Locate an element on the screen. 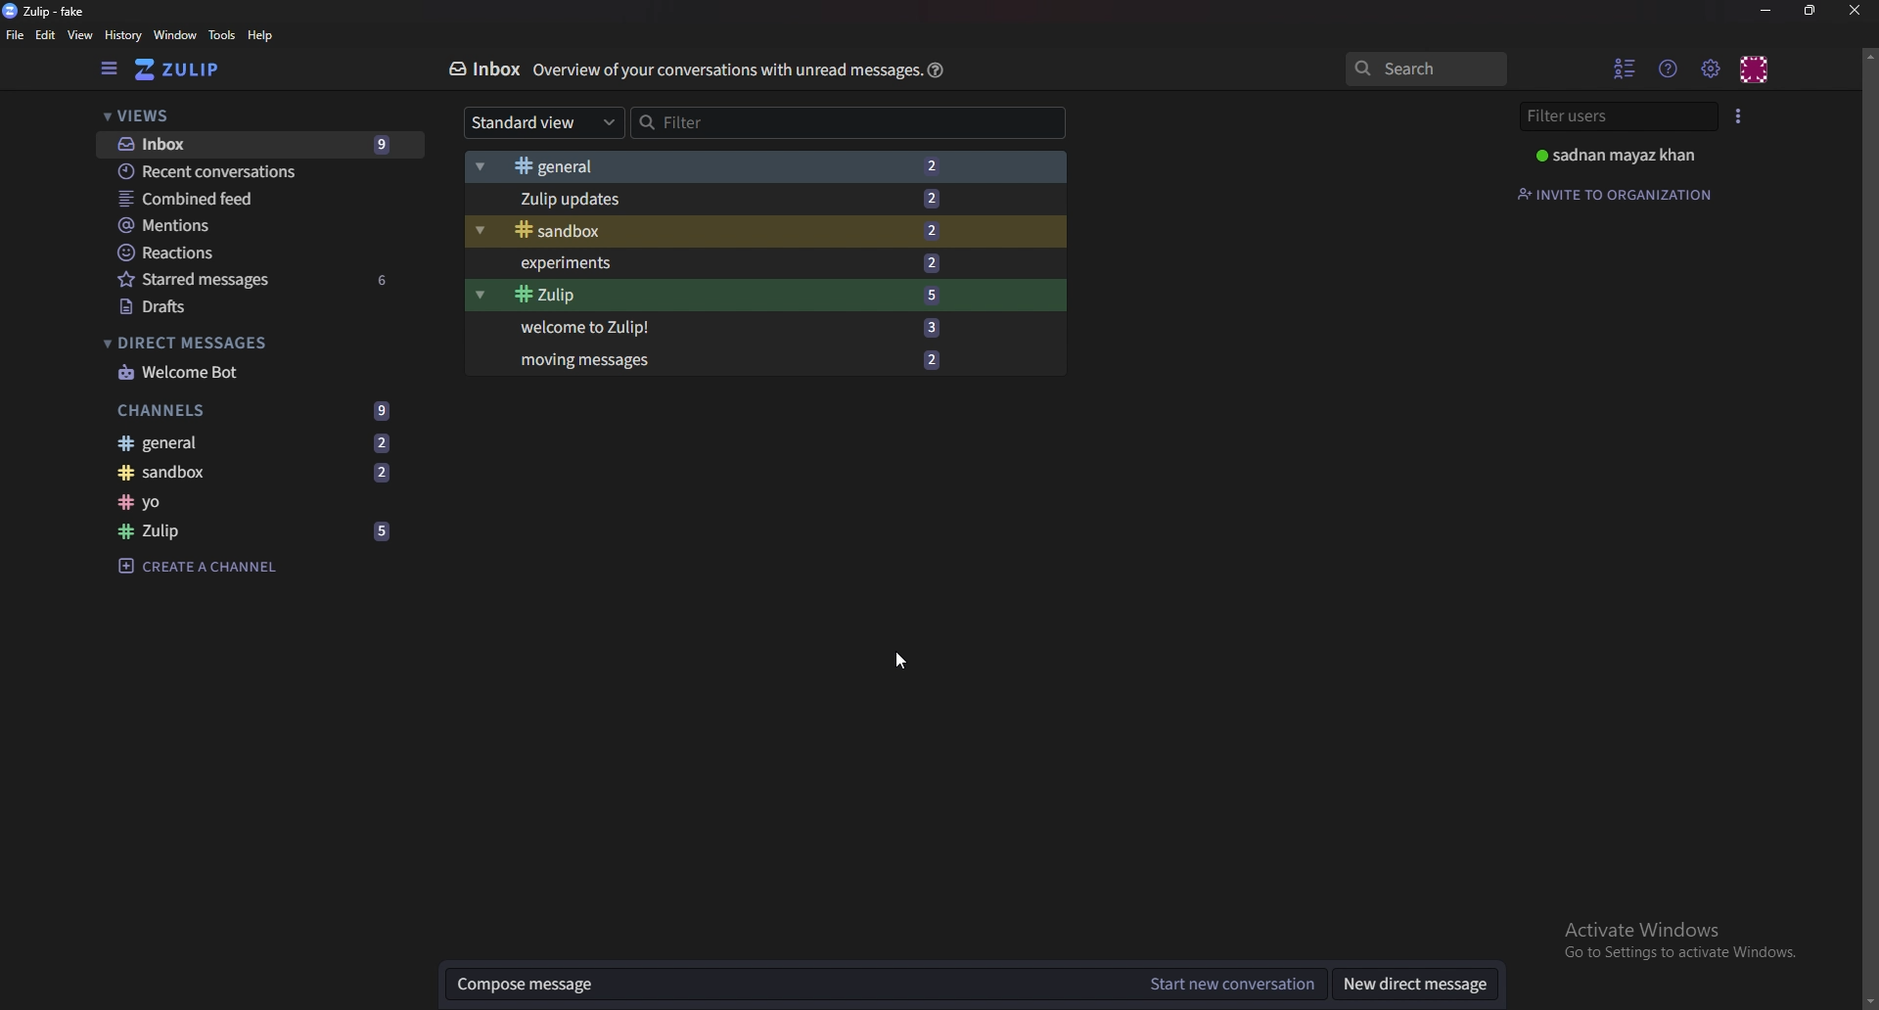  Overview of your conversations with unread messages is located at coordinates (726, 69).